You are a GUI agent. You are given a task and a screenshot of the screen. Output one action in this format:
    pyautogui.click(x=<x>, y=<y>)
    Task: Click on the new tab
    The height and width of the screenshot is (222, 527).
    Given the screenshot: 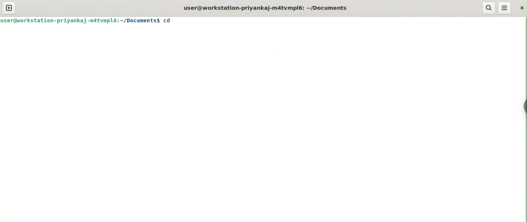 What is the action you would take?
    pyautogui.click(x=9, y=8)
    